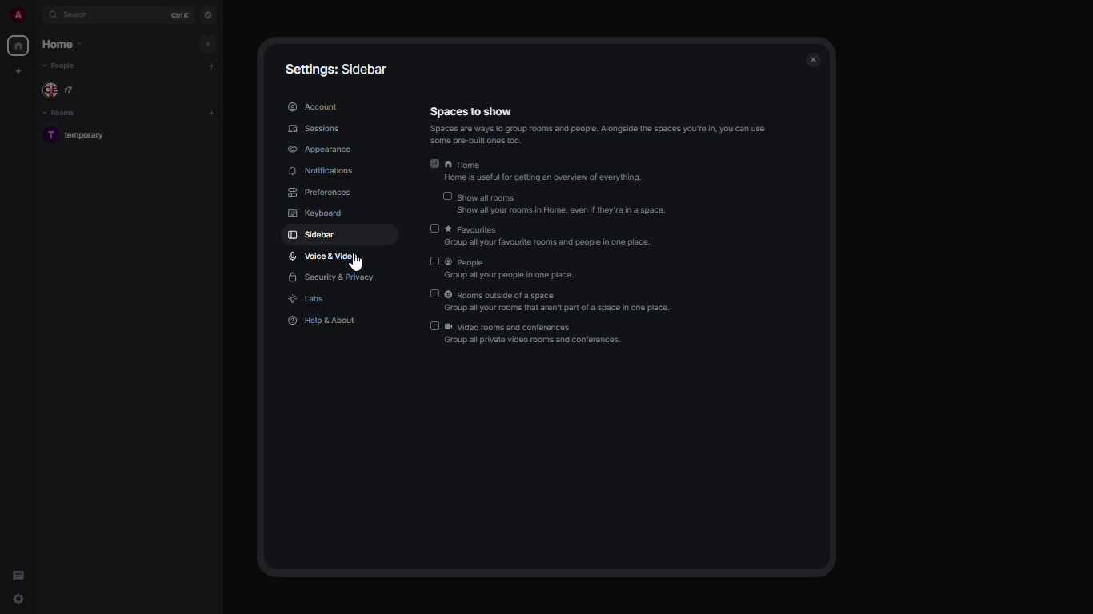 This screenshot has width=1093, height=614. I want to click on sidebar, so click(311, 234).